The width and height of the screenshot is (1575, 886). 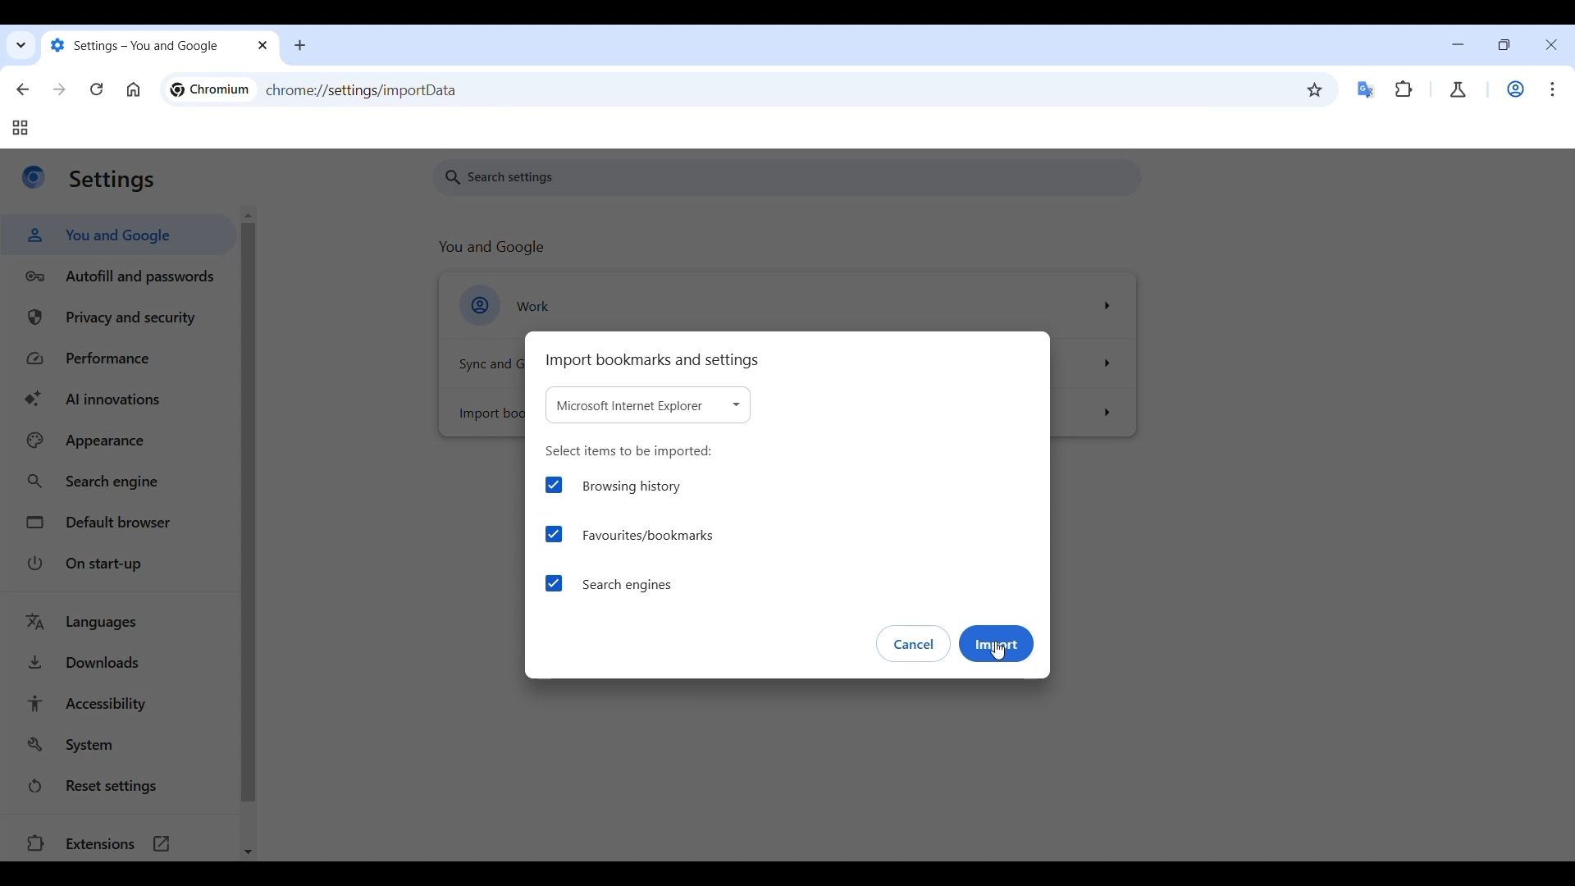 I want to click on Indicates import bookmark and settings, so click(x=652, y=361).